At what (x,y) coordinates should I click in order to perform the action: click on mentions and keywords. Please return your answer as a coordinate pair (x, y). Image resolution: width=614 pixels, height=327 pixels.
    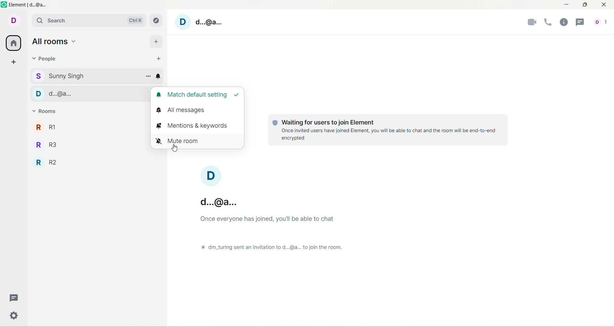
    Looking at the image, I should click on (198, 126).